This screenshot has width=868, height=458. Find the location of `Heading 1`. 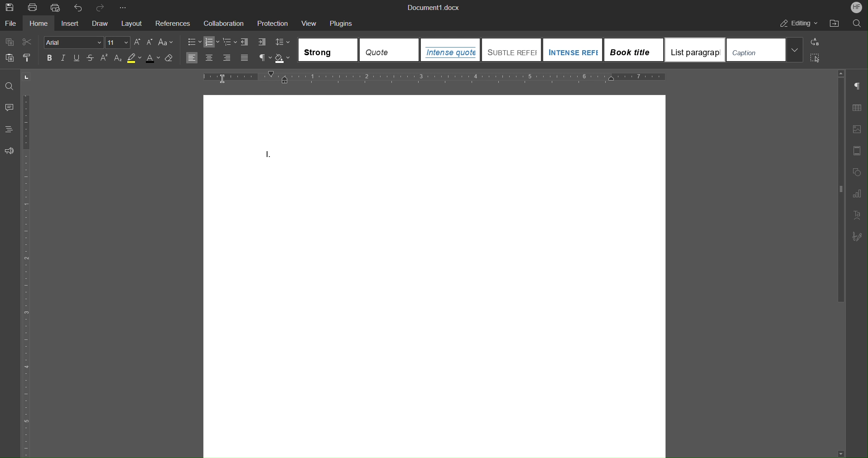

Heading 1 is located at coordinates (450, 49).